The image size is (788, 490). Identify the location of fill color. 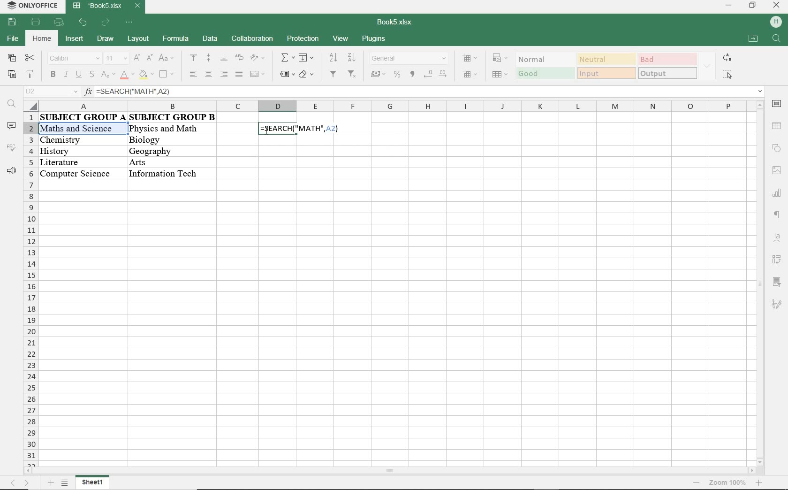
(147, 76).